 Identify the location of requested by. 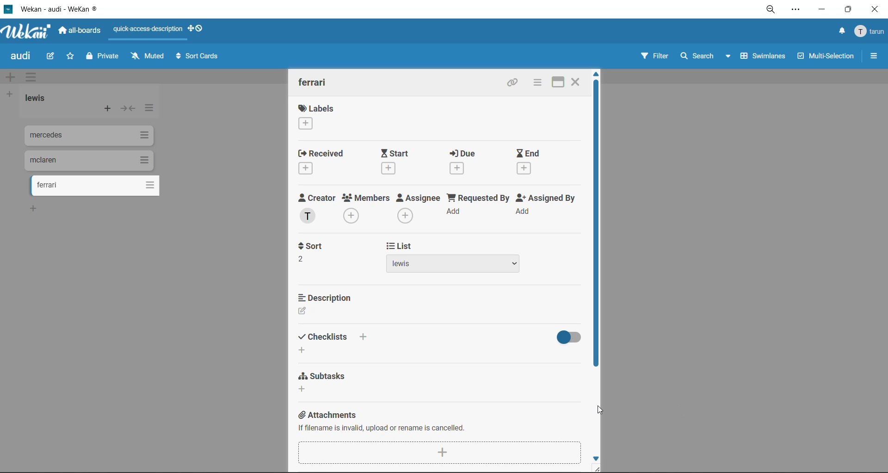
(478, 207).